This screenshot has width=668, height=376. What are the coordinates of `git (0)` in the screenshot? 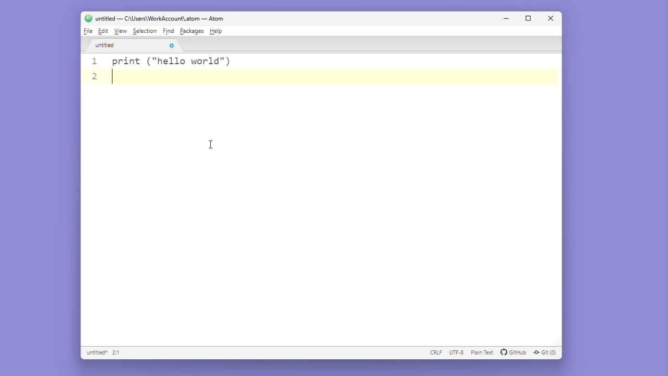 It's located at (548, 352).